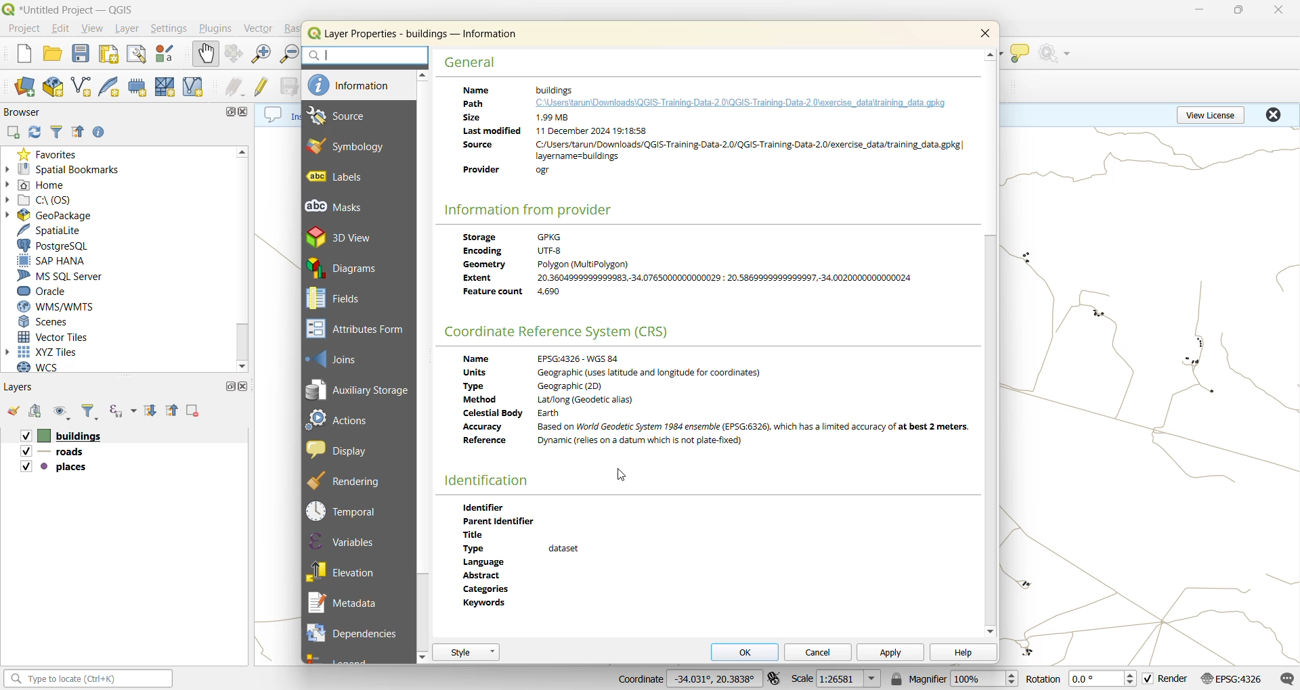  What do you see at coordinates (341, 117) in the screenshot?
I see `source` at bounding box center [341, 117].